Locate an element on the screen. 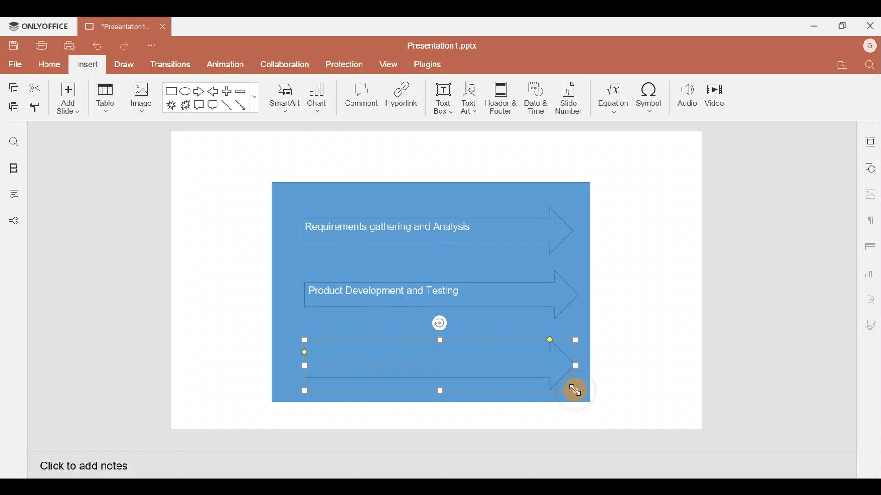 The width and height of the screenshot is (881, 495). View is located at coordinates (390, 62).